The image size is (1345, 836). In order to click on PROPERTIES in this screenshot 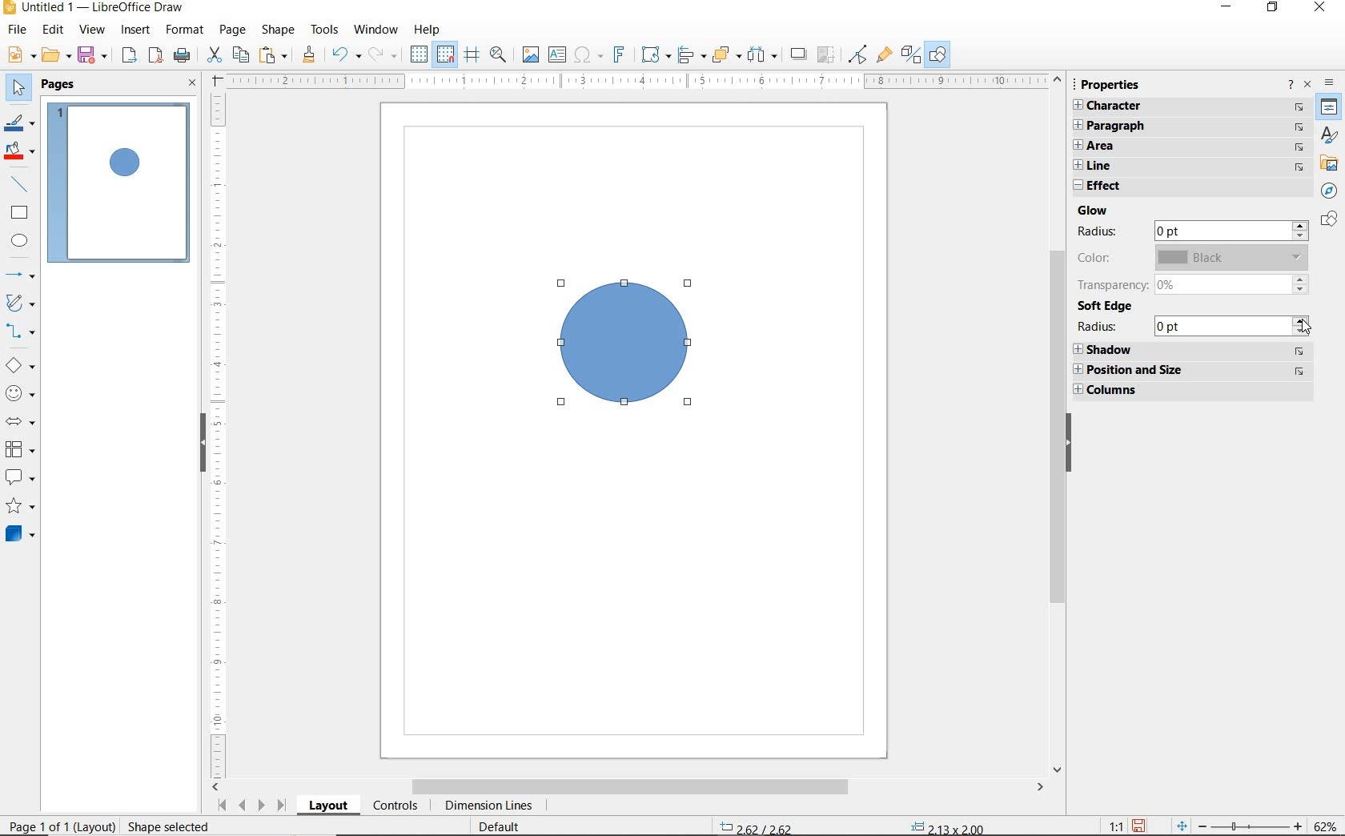, I will do `click(1110, 84)`.